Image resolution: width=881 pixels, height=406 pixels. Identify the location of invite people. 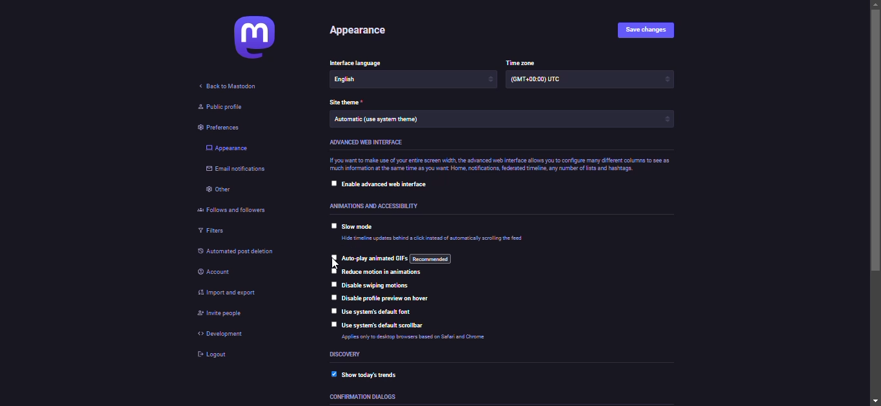
(223, 314).